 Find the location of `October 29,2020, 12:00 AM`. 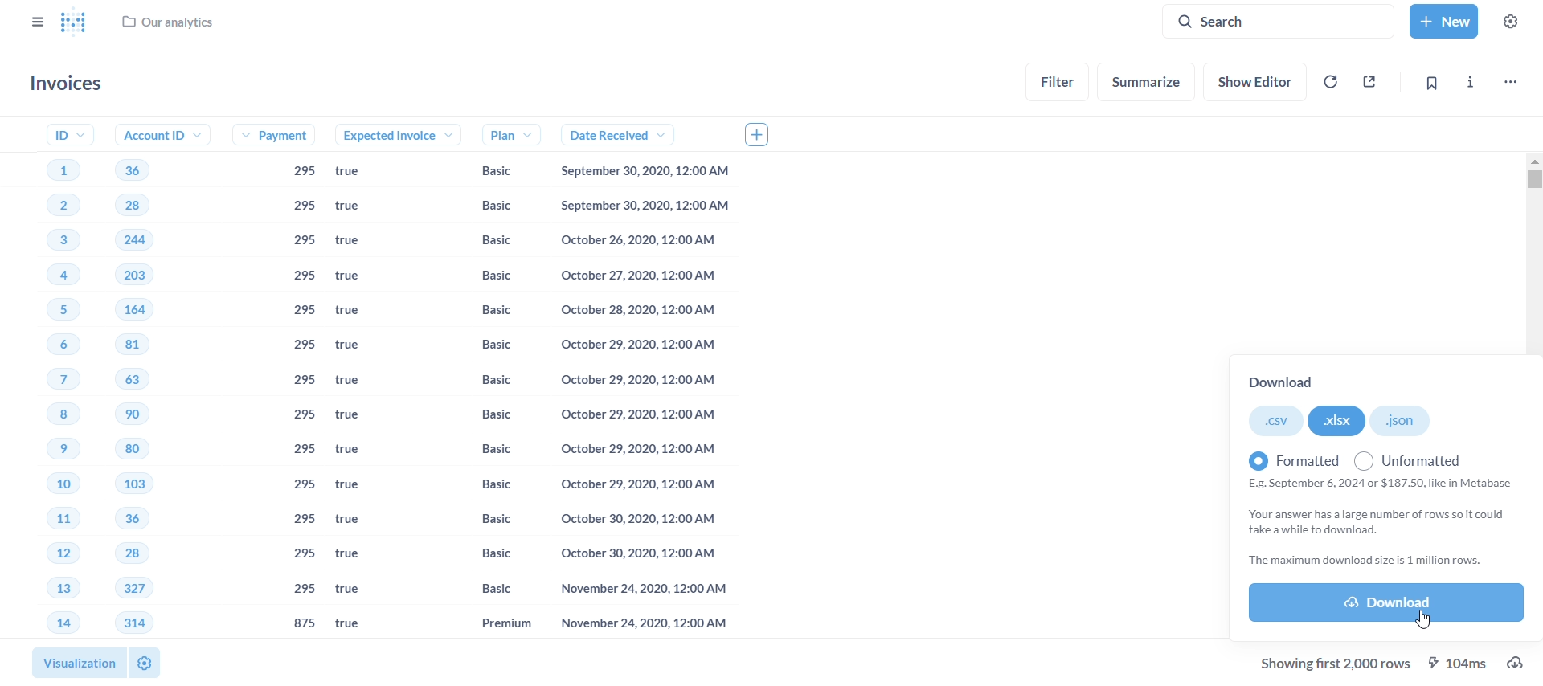

October 29,2020, 12:00 AM is located at coordinates (633, 483).